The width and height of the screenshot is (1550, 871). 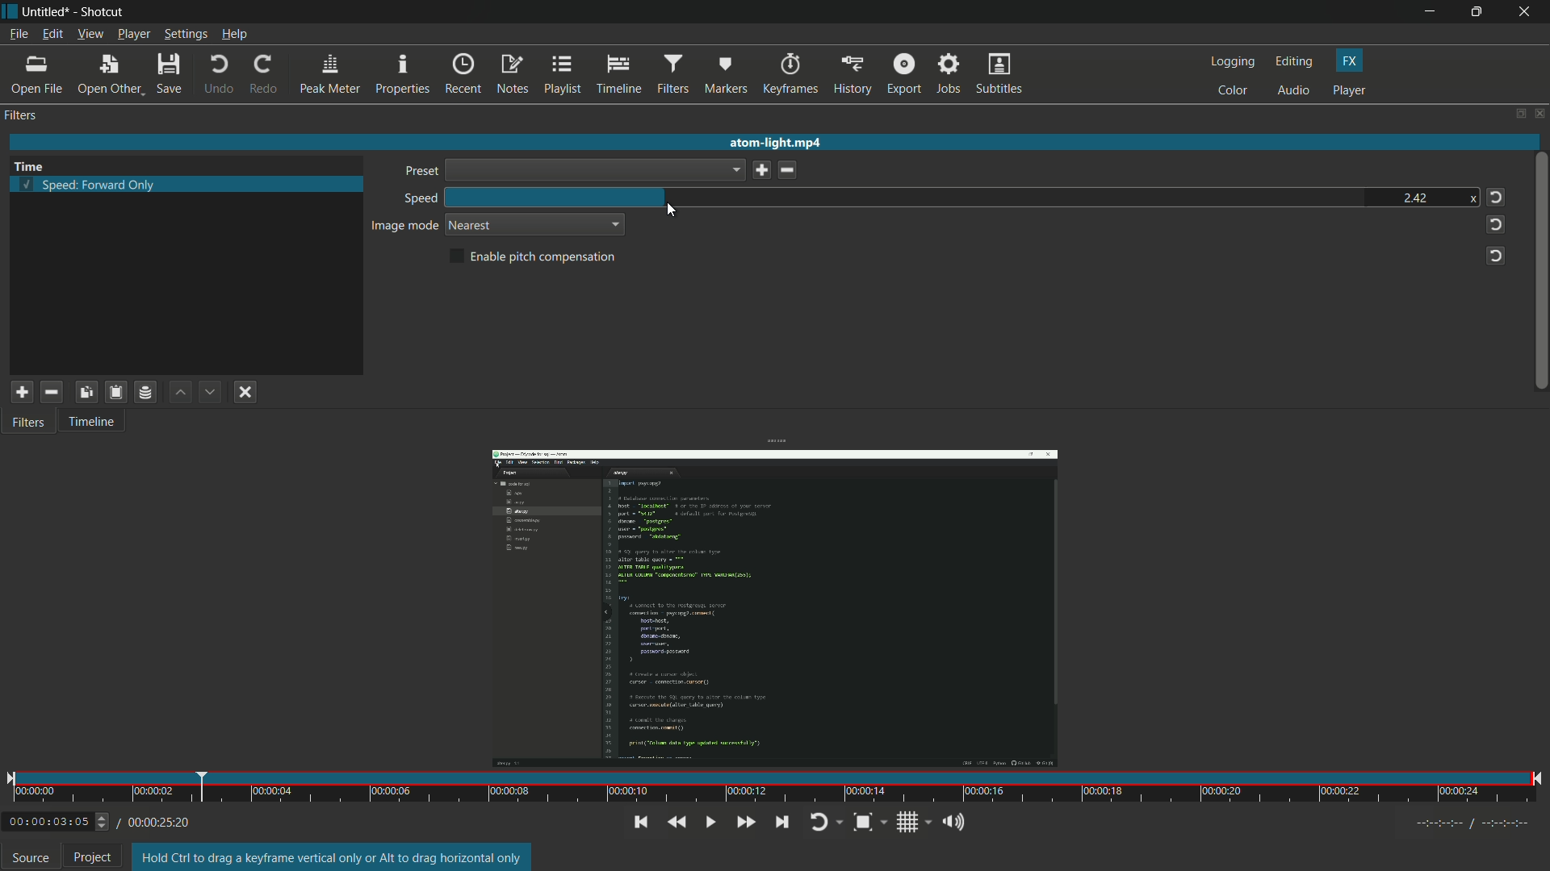 What do you see at coordinates (404, 74) in the screenshot?
I see `properties` at bounding box center [404, 74].